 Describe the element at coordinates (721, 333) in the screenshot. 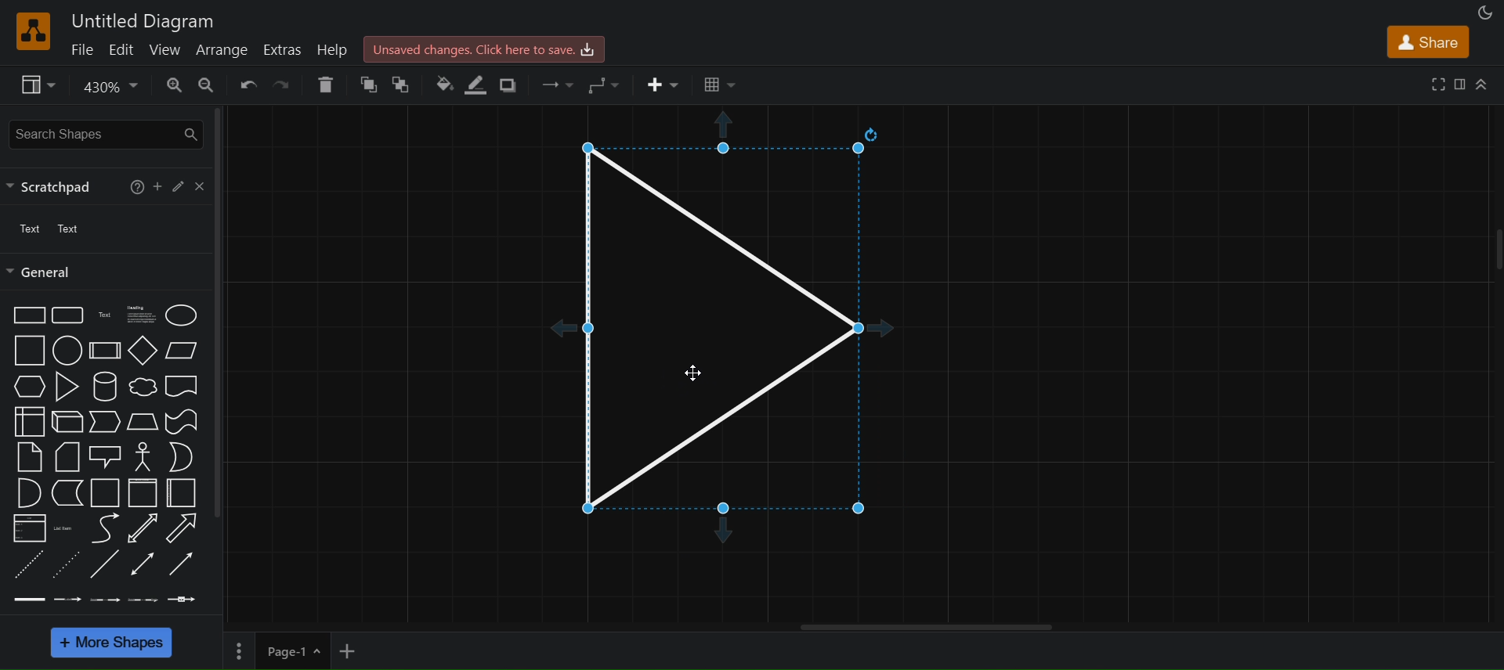

I see `triangle snap to grid` at that location.